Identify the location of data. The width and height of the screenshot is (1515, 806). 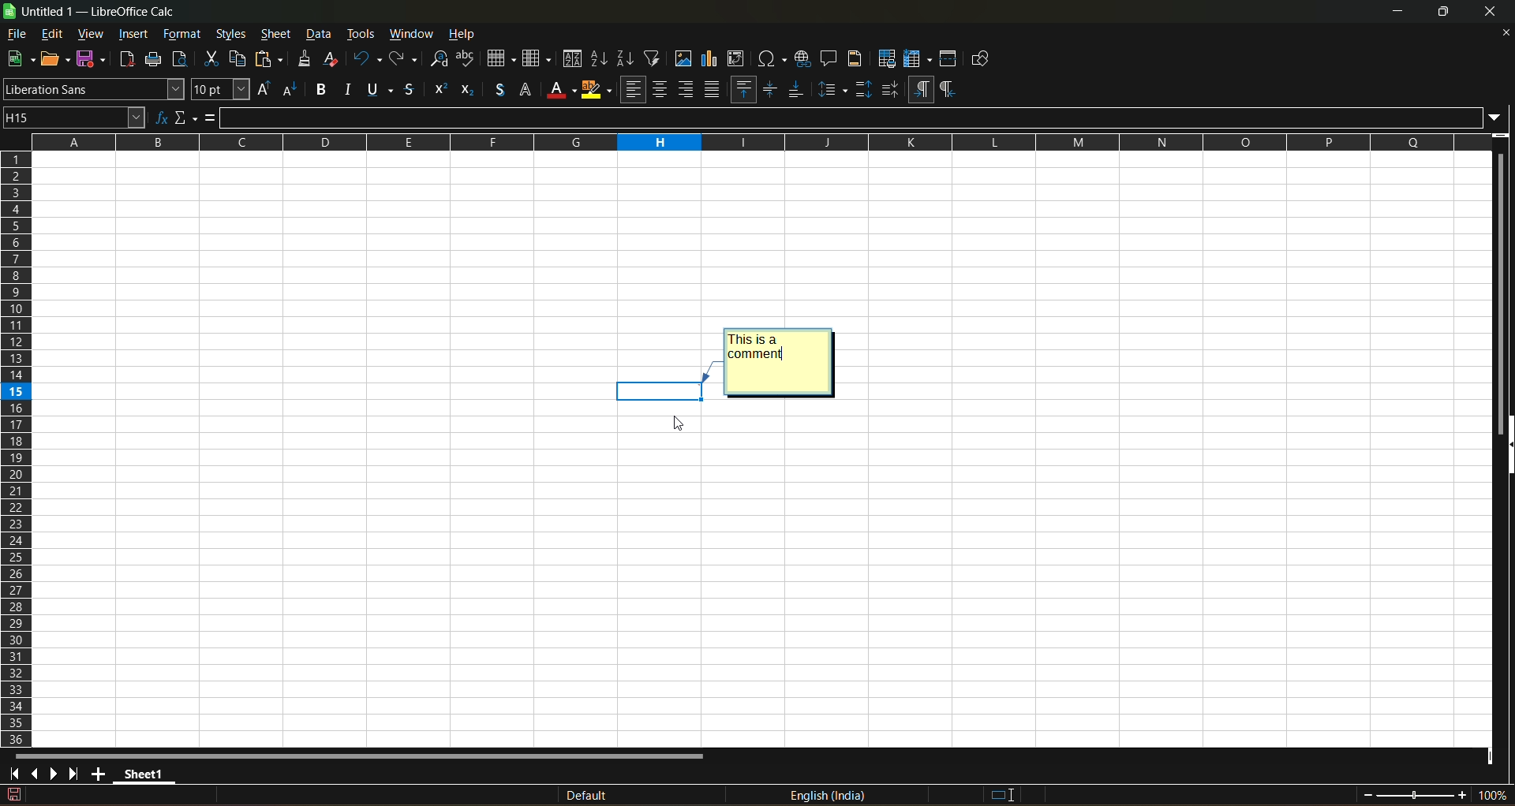
(320, 35).